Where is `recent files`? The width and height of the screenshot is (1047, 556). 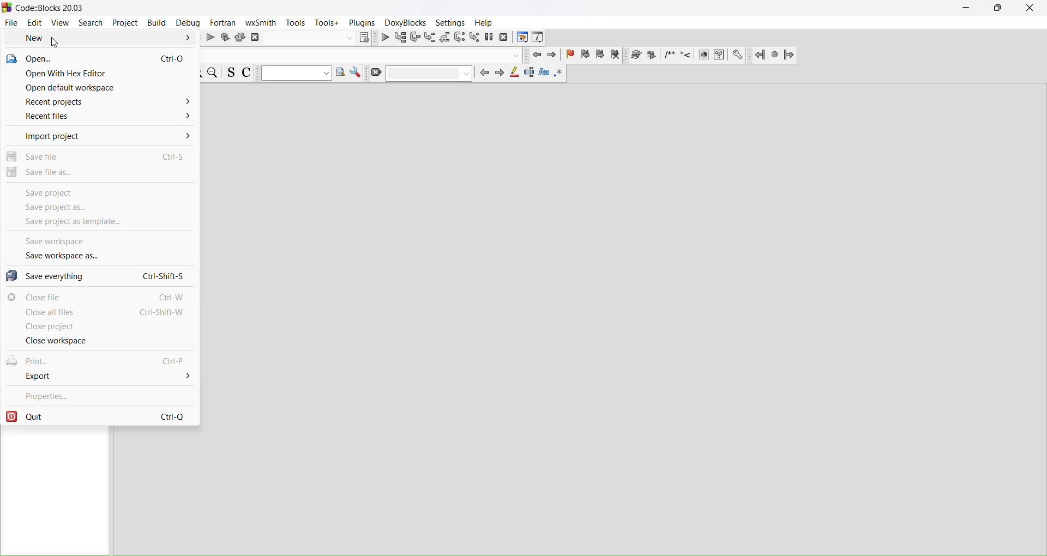 recent files is located at coordinates (100, 116).